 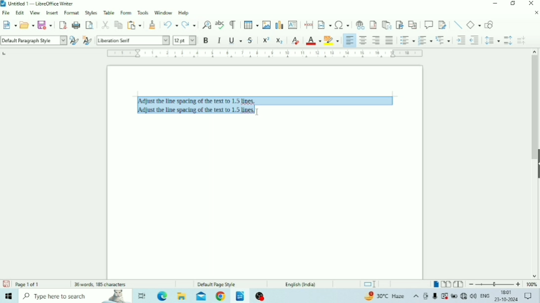 What do you see at coordinates (537, 162) in the screenshot?
I see `Show` at bounding box center [537, 162].